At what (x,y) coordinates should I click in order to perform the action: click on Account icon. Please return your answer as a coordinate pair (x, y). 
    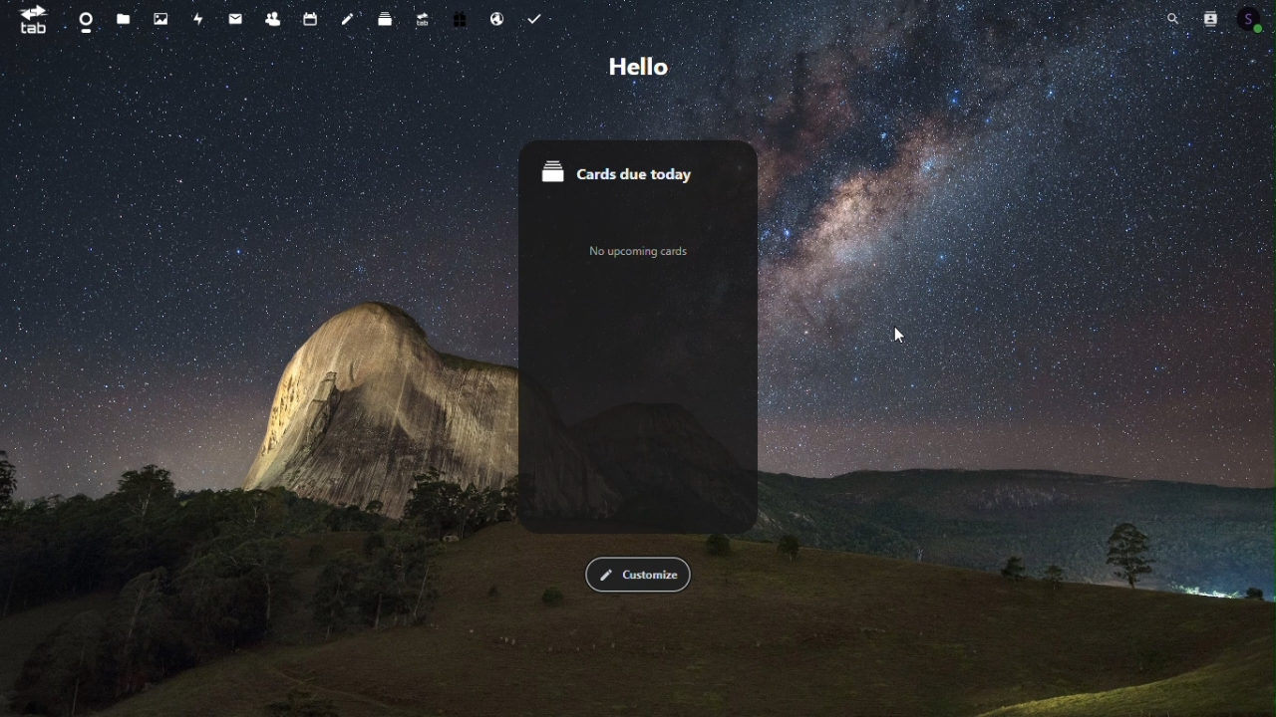
    Looking at the image, I should click on (1256, 20).